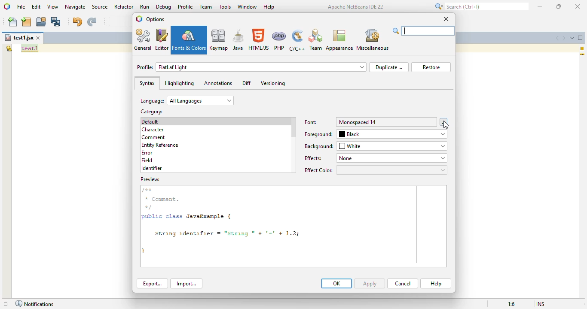 The image size is (587, 309). What do you see at coordinates (154, 137) in the screenshot?
I see `comment` at bounding box center [154, 137].